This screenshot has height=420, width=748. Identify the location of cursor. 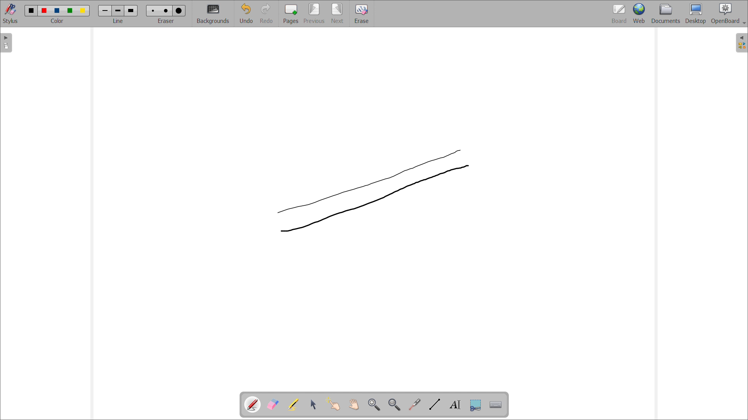
(468, 166).